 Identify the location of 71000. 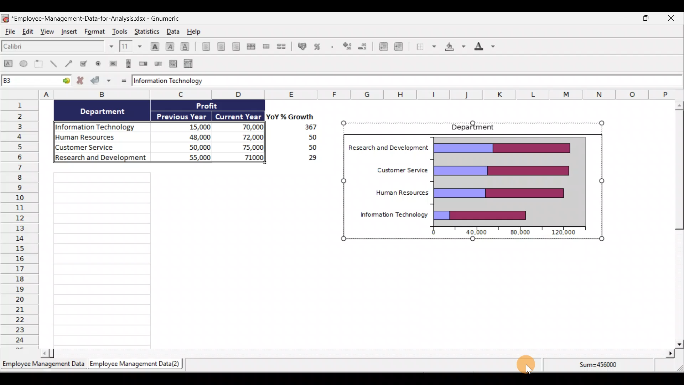
(252, 157).